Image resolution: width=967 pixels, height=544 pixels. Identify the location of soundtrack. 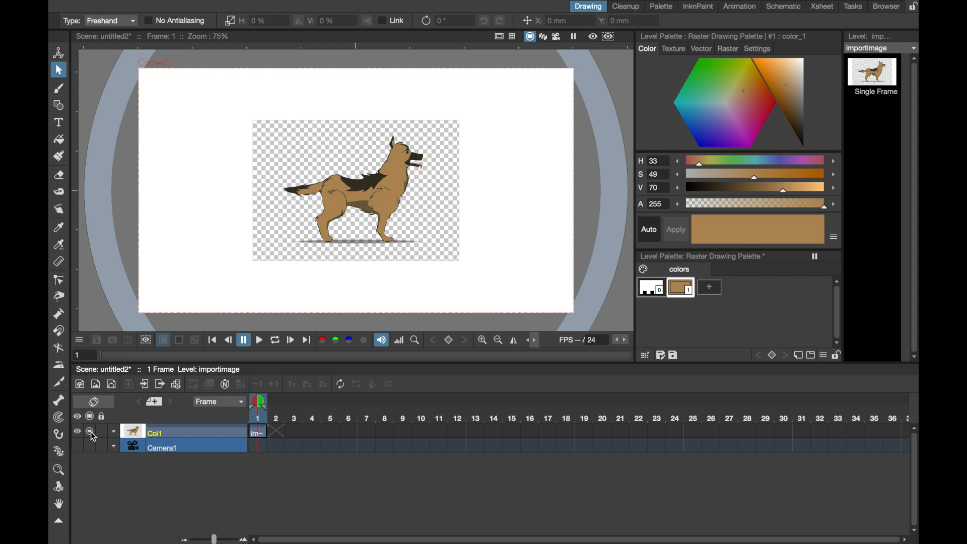
(381, 341).